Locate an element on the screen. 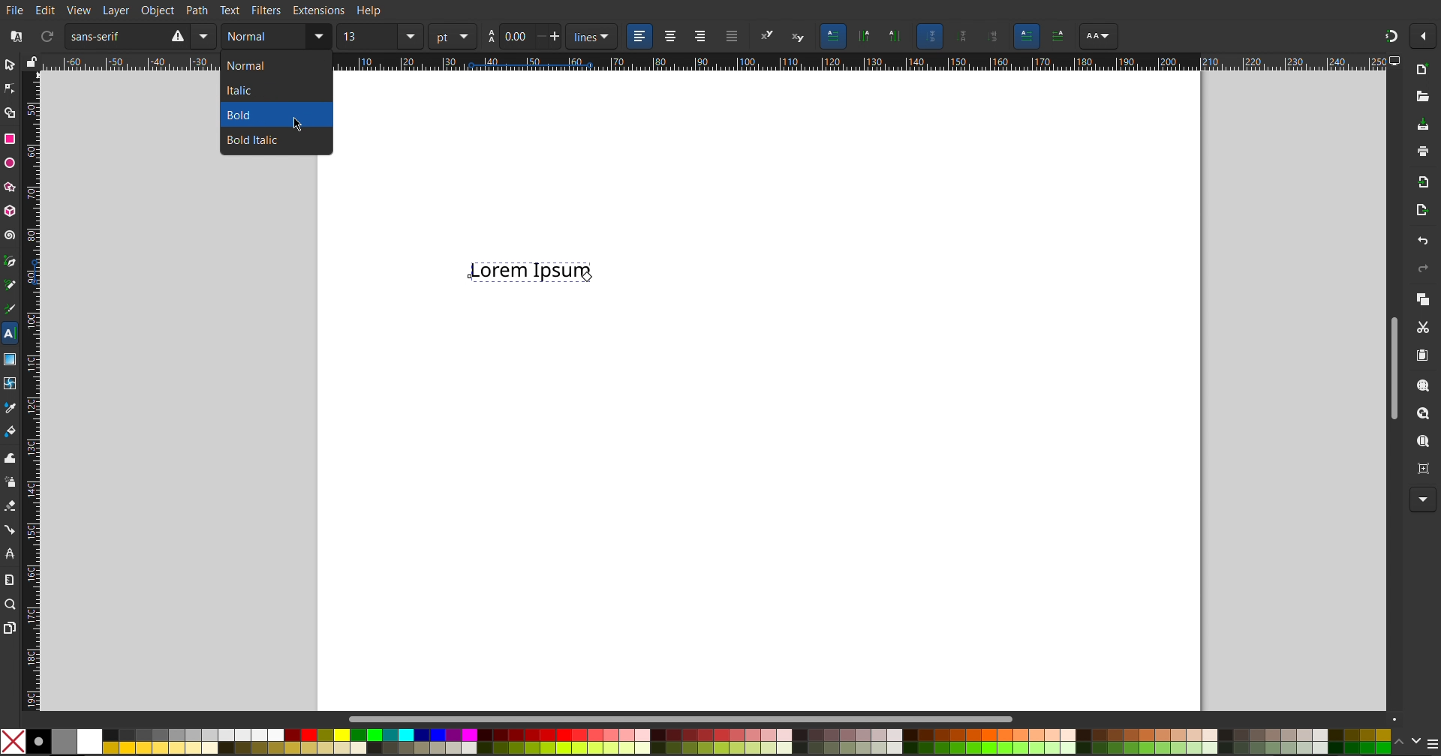 The height and width of the screenshot is (756, 1441). Filters is located at coordinates (268, 10).